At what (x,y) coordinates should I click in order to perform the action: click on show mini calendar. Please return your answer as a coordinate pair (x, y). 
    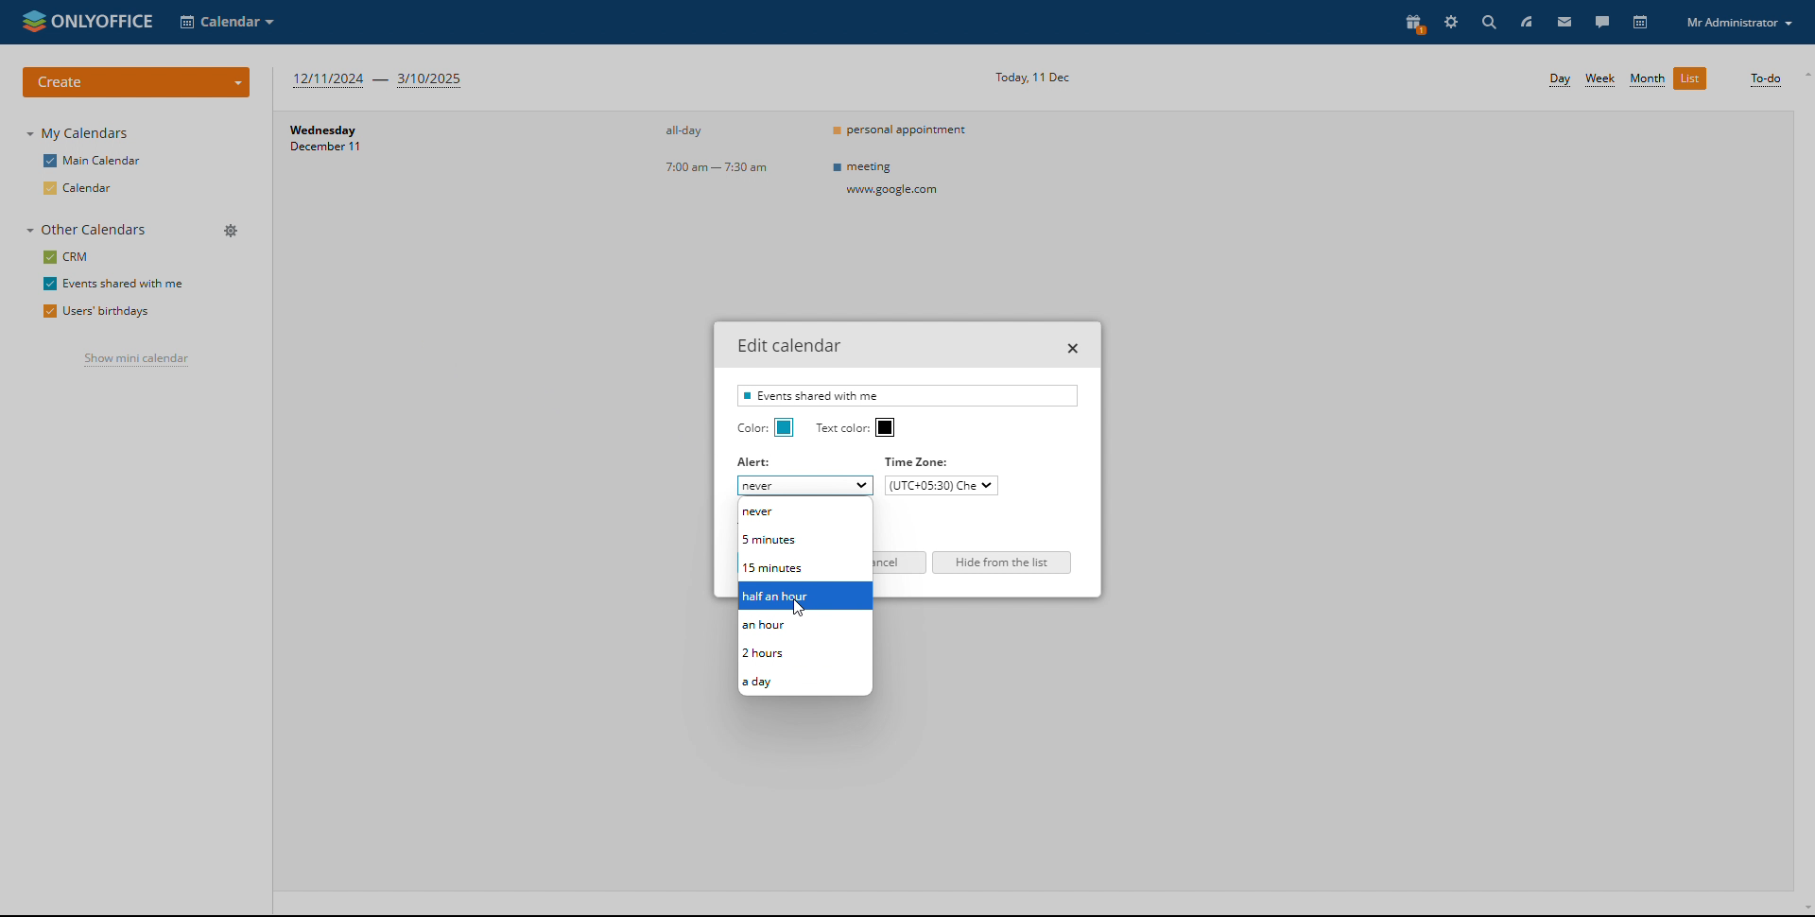
    Looking at the image, I should click on (136, 359).